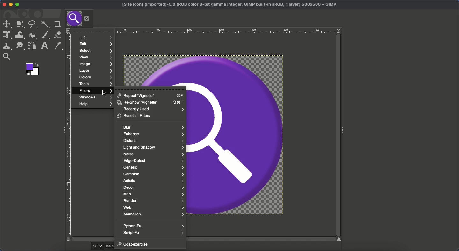 The image size is (459, 251). I want to click on Edge detect, so click(154, 161).